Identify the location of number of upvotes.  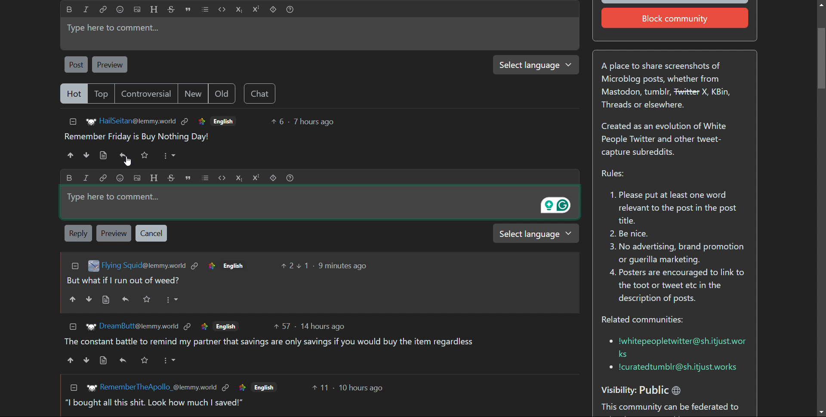
(287, 265).